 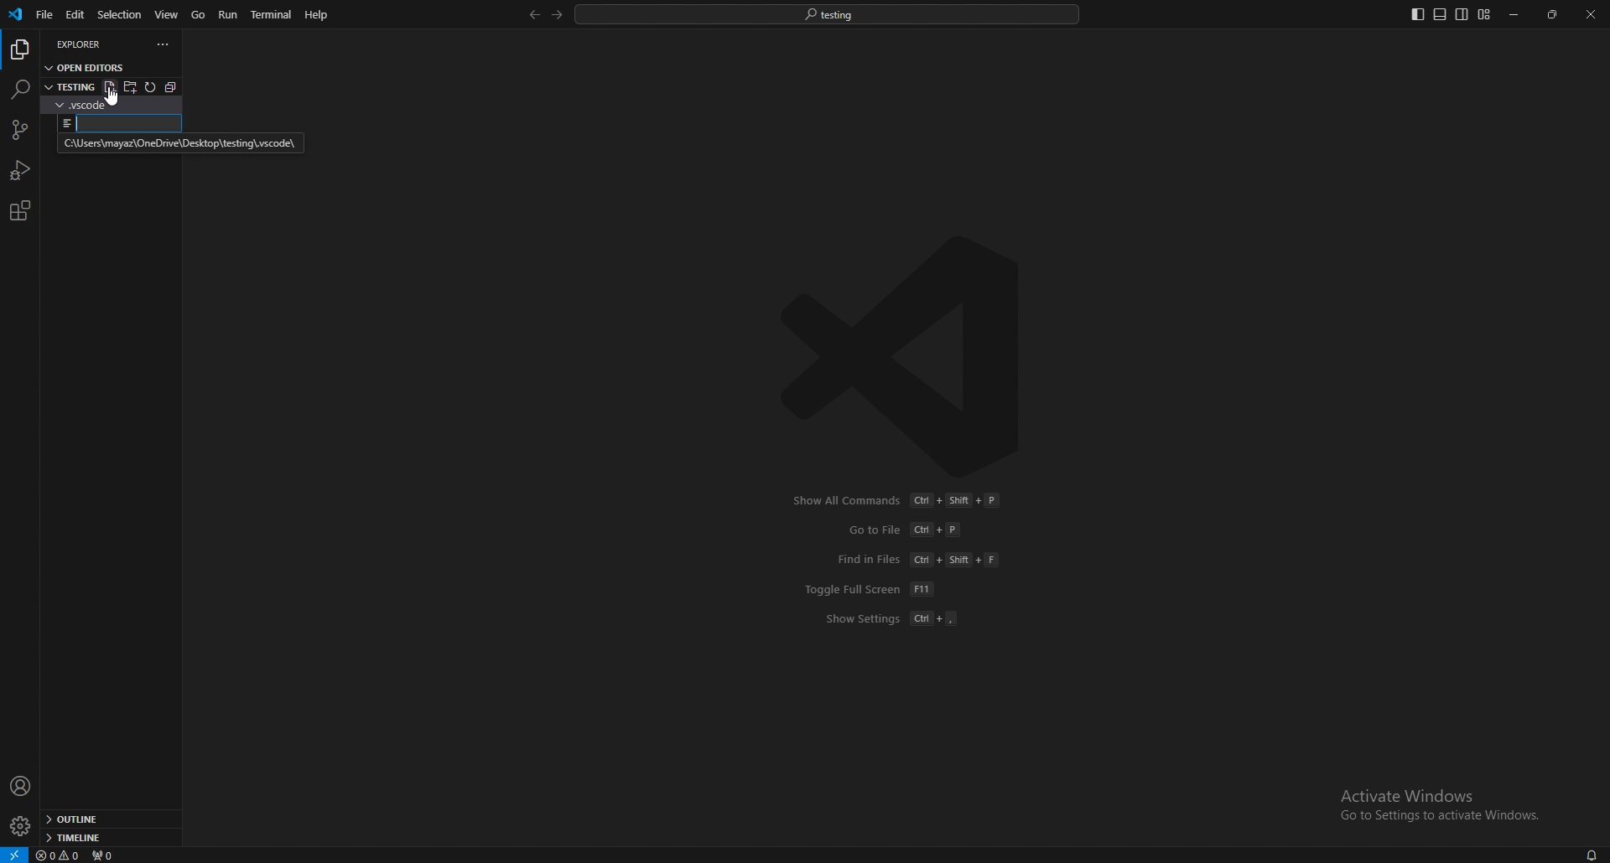 I want to click on help, so click(x=317, y=14).